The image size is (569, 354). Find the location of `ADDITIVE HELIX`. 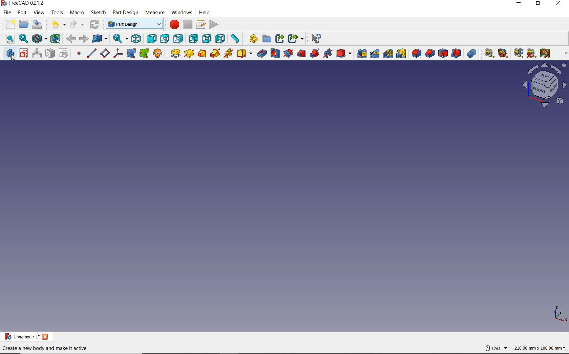

ADDITIVE HELIX is located at coordinates (229, 53).